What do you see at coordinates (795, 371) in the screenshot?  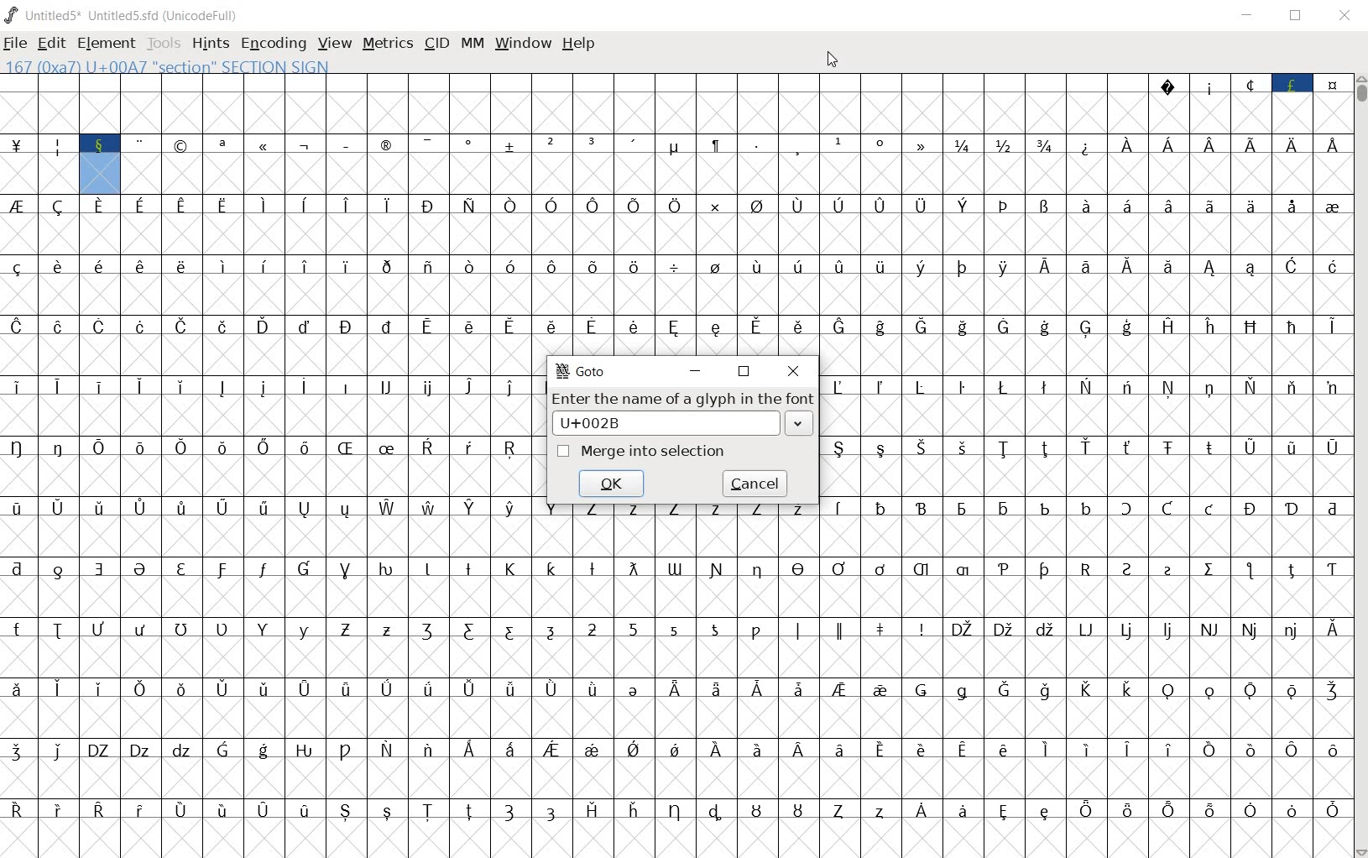 I see `close` at bounding box center [795, 371].